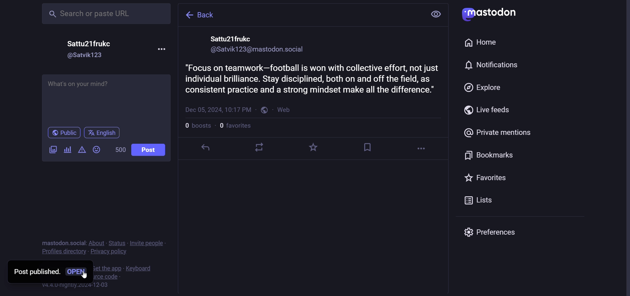 This screenshot has height=296, width=630. I want to click on word limit, so click(118, 150).